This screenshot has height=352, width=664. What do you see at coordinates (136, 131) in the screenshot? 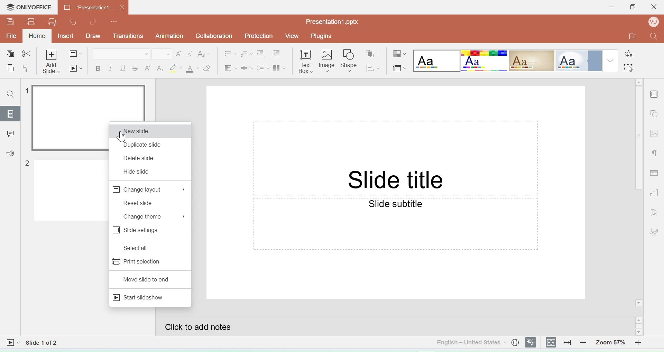
I see `new slide` at bounding box center [136, 131].